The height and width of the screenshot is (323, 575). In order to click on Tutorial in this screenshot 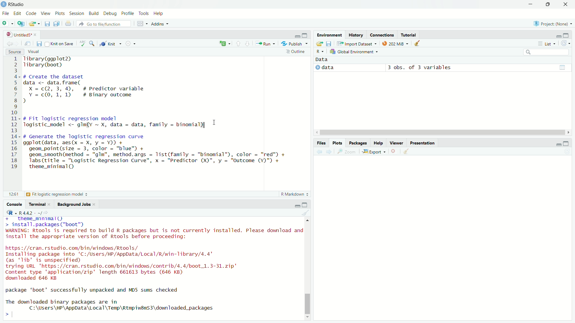, I will do `click(409, 34)`.